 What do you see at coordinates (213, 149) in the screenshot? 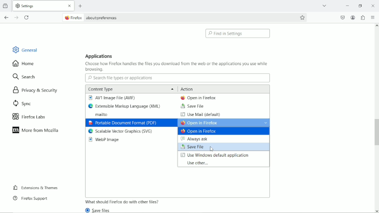
I see `Cursor` at bounding box center [213, 149].